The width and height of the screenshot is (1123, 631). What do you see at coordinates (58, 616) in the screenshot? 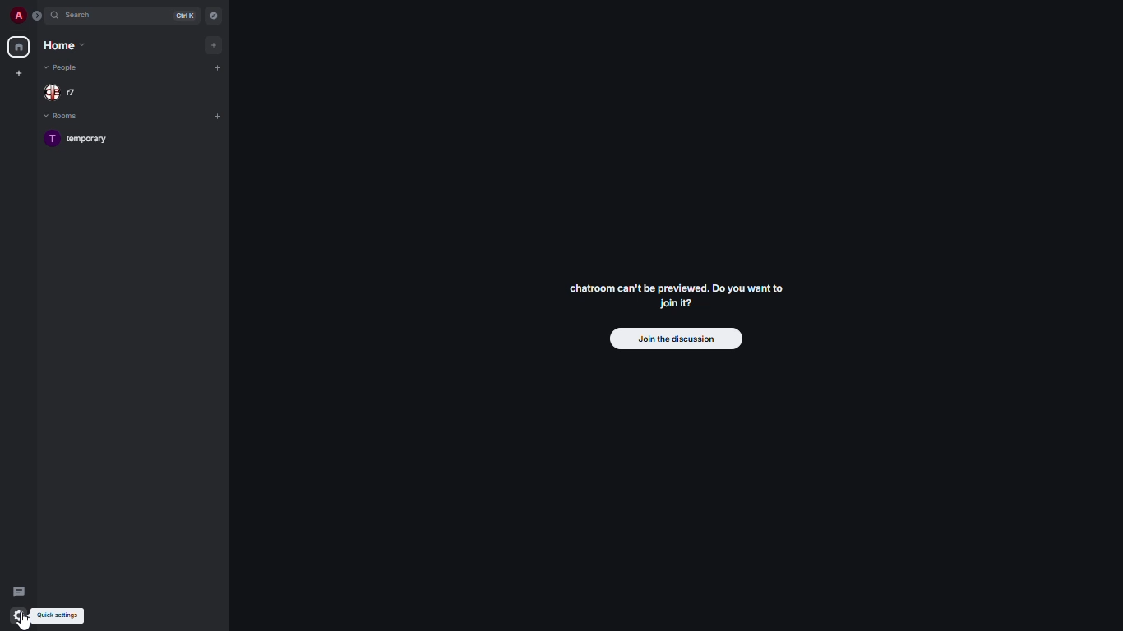
I see `quick settings` at bounding box center [58, 616].